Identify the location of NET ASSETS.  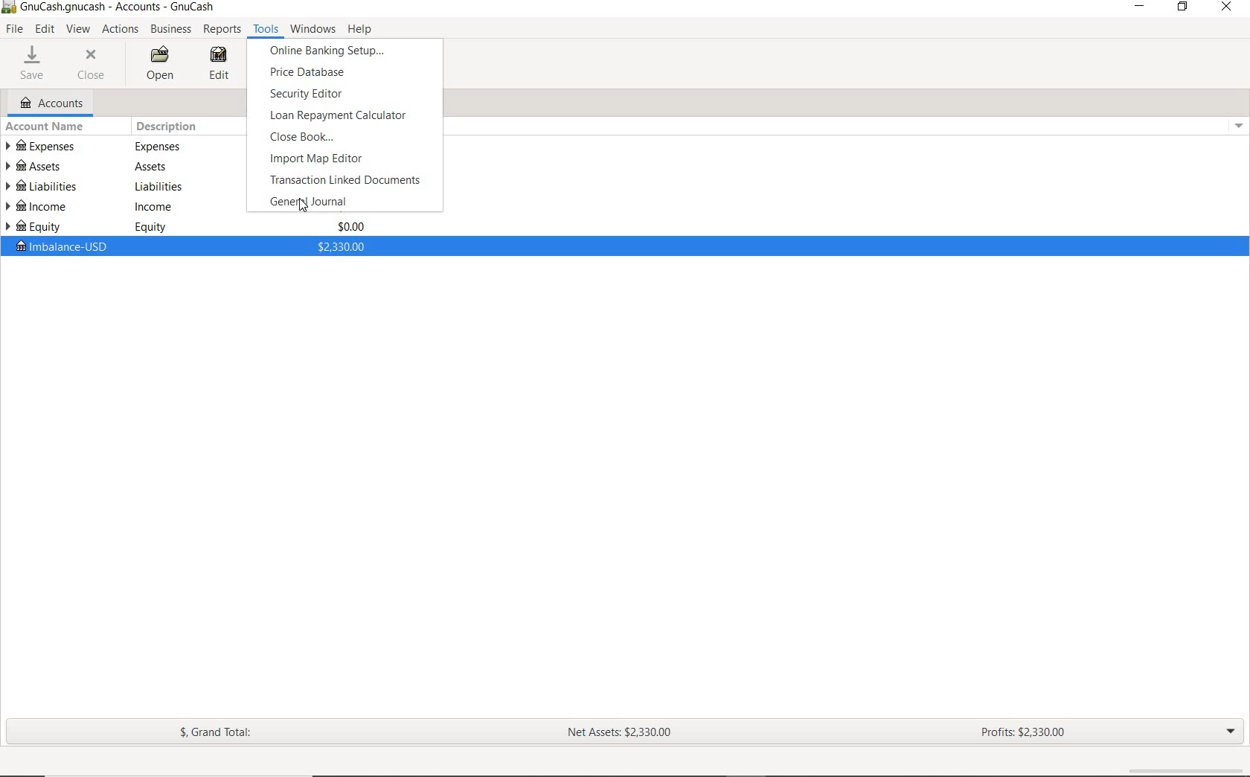
(621, 731).